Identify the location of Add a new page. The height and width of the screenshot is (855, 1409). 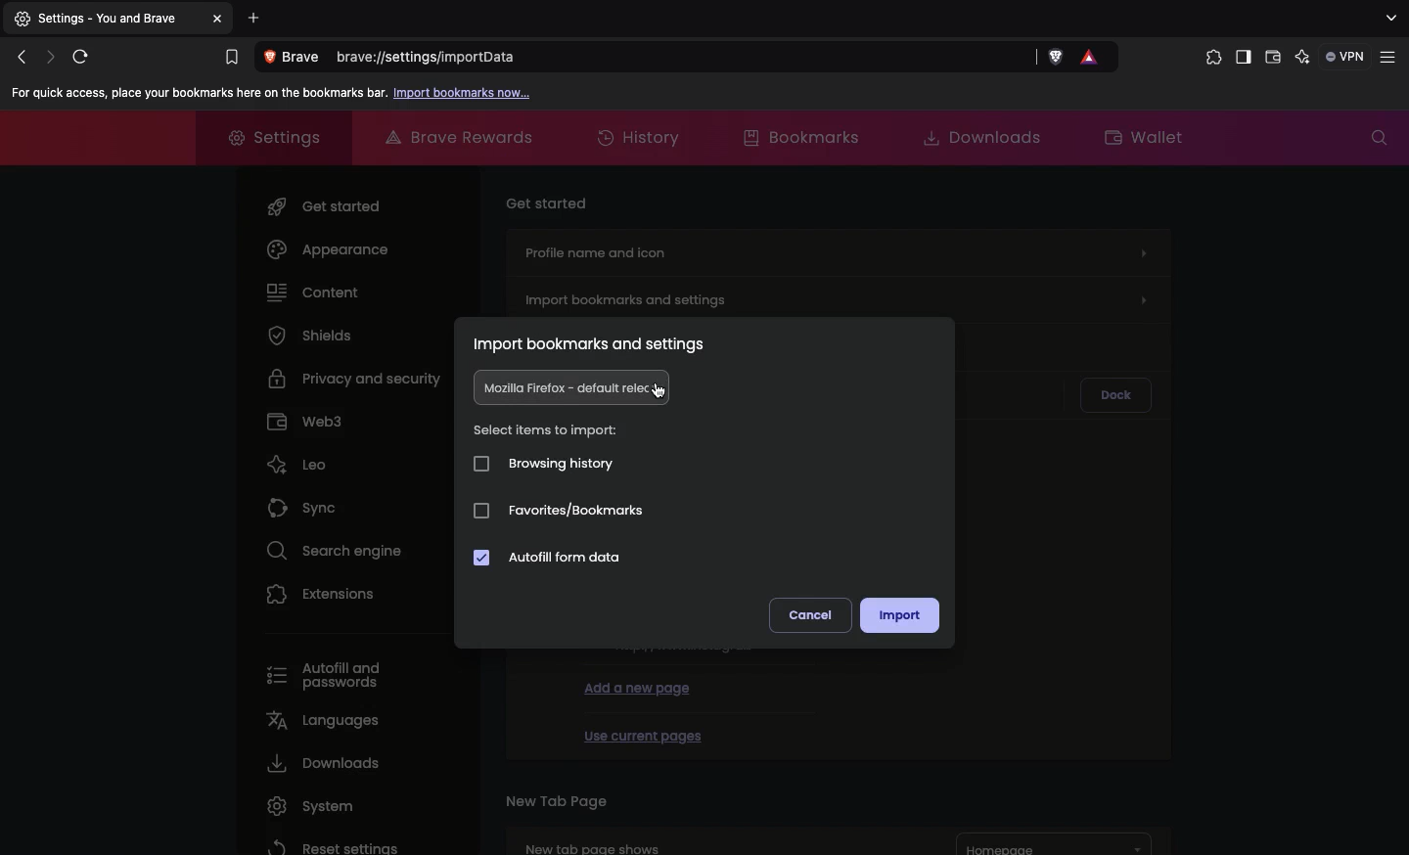
(638, 687).